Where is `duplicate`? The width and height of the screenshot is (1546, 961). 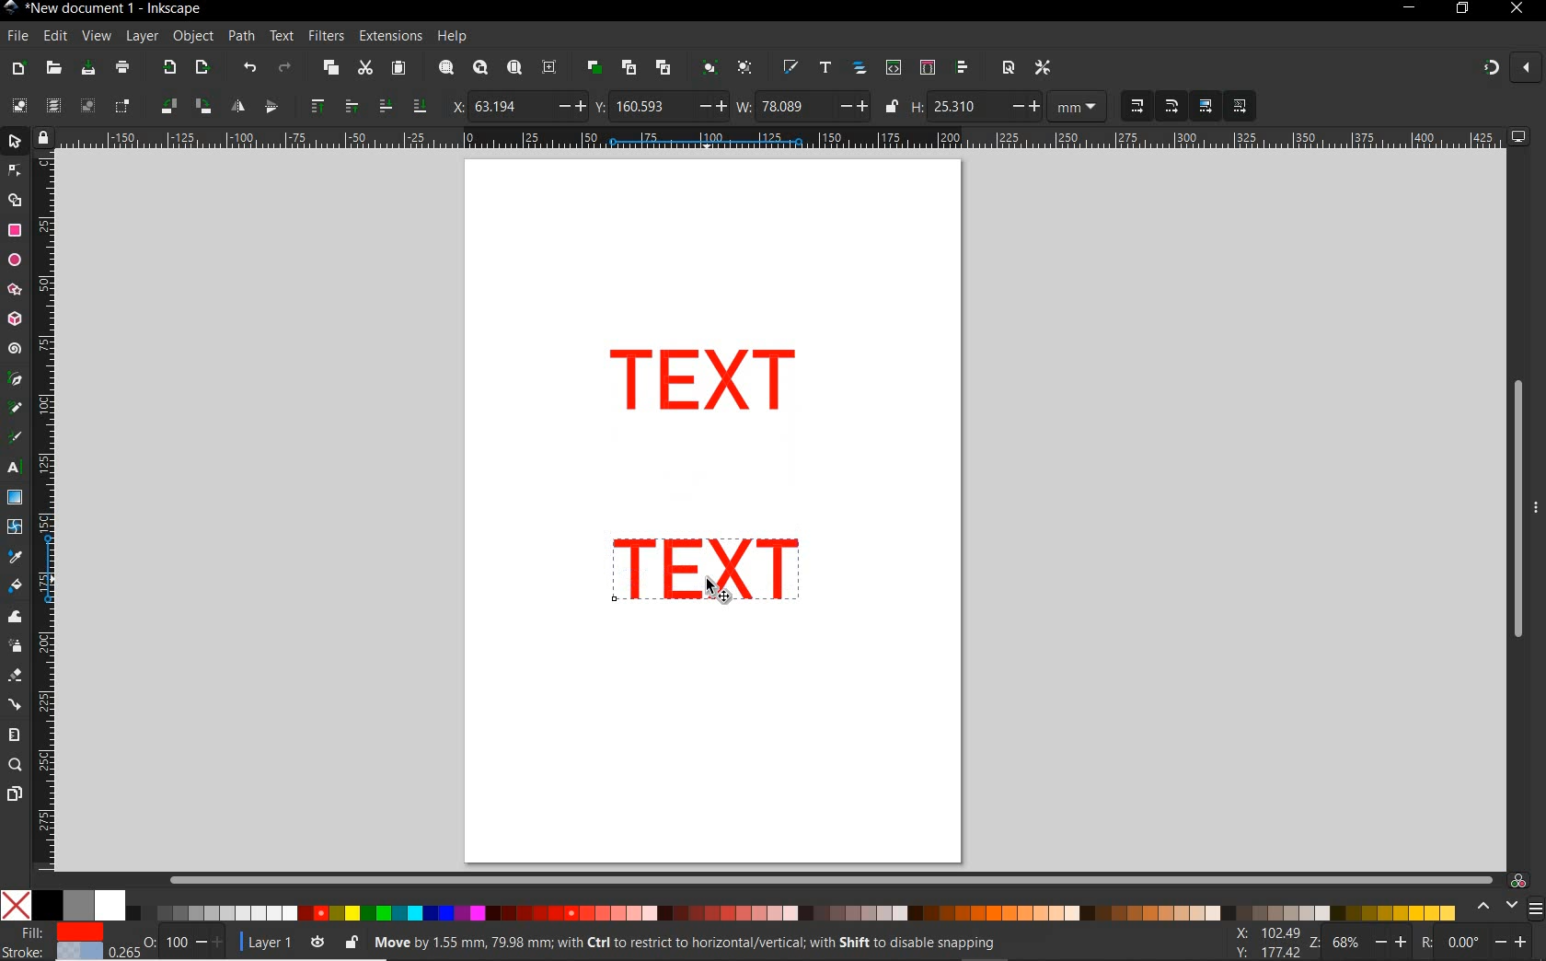 duplicate is located at coordinates (594, 67).